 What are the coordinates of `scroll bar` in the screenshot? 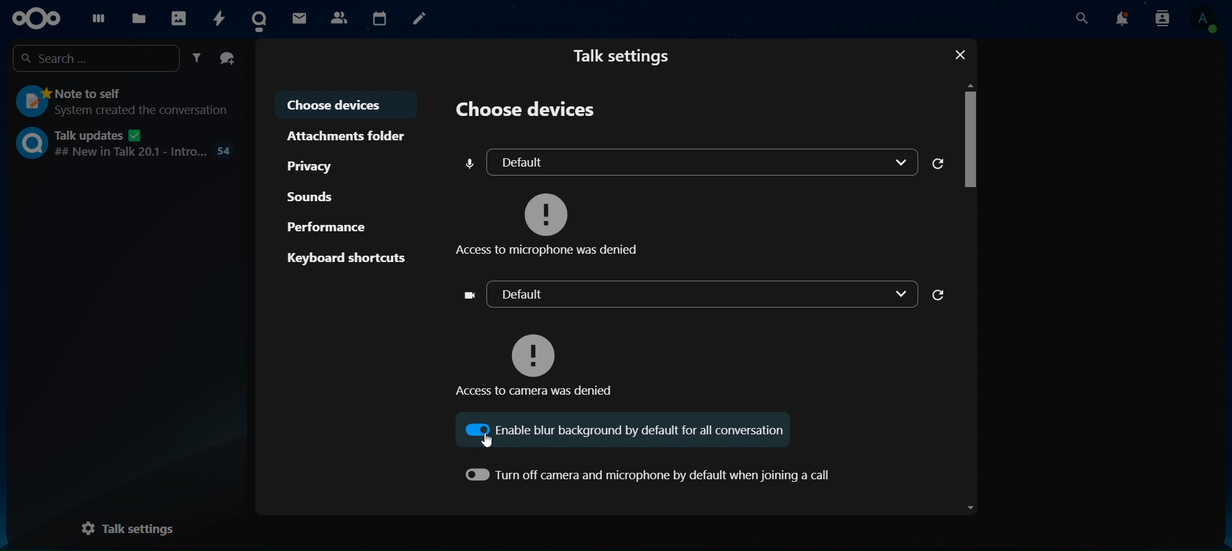 It's located at (970, 299).